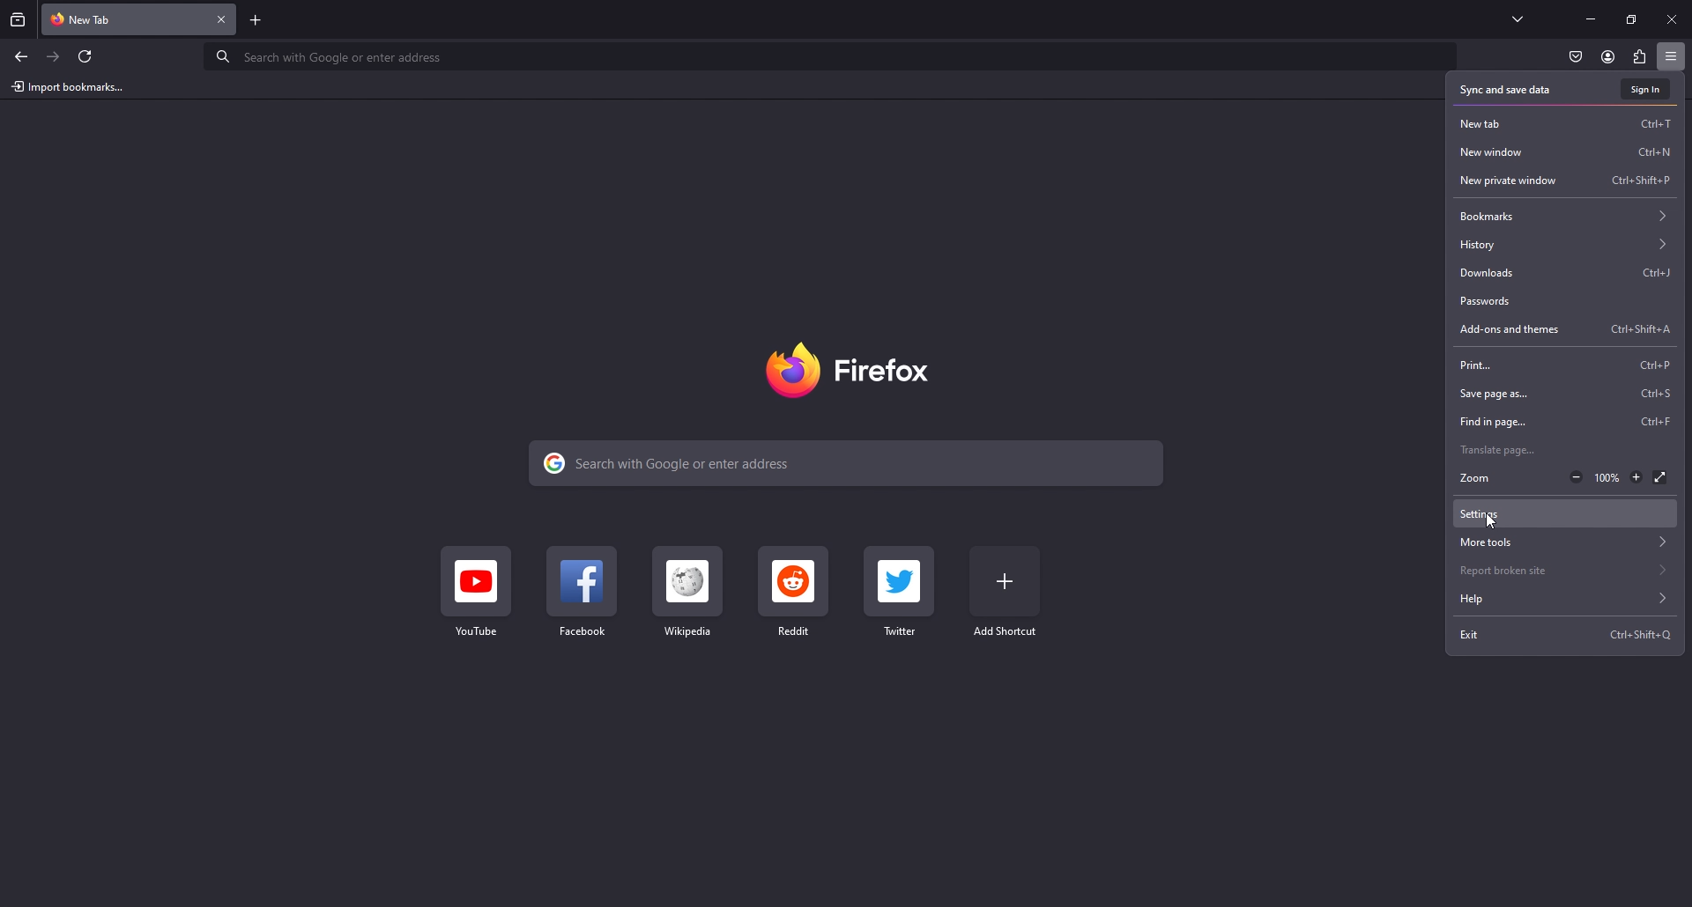 Image resolution: width=1692 pixels, height=907 pixels. What do you see at coordinates (1641, 56) in the screenshot?
I see `extension` at bounding box center [1641, 56].